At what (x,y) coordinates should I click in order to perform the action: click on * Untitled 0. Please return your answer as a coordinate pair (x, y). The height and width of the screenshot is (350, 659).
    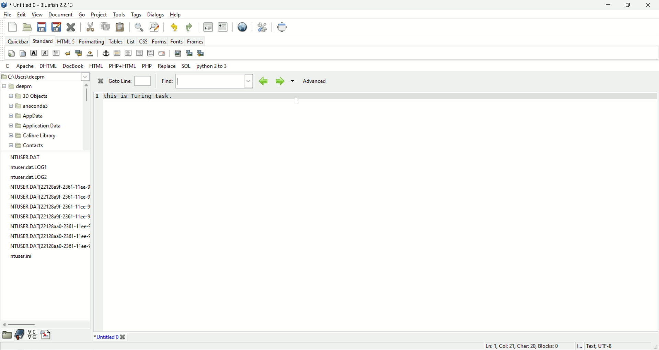
    Looking at the image, I should click on (106, 338).